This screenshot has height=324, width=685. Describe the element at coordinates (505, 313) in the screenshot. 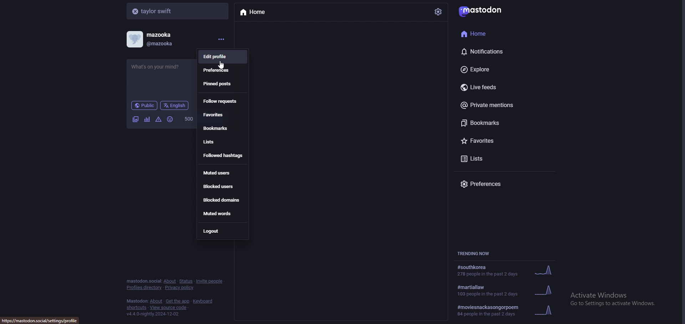

I see `trend` at that location.